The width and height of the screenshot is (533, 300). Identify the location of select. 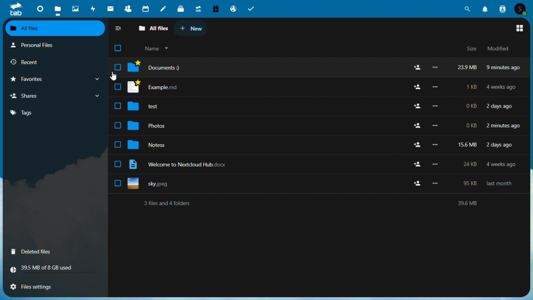
(117, 67).